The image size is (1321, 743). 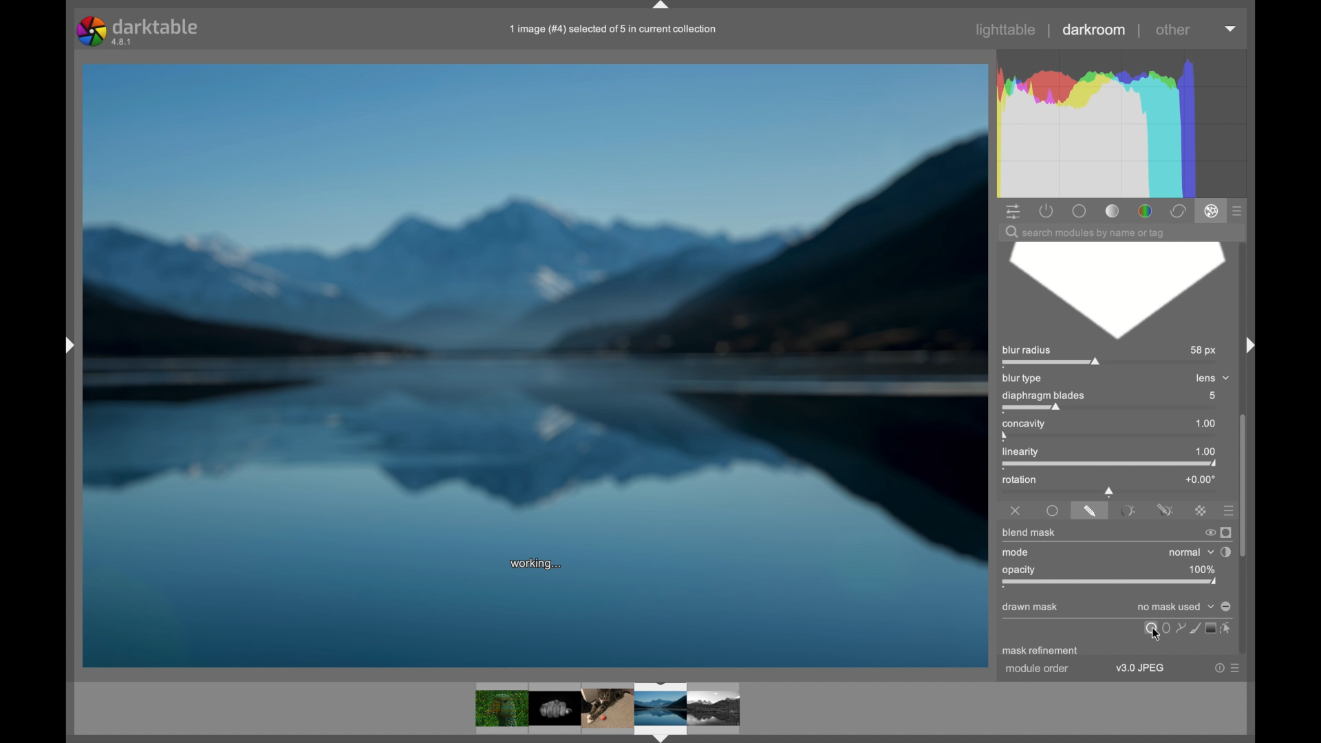 I want to click on display mask, so click(x=1227, y=532).